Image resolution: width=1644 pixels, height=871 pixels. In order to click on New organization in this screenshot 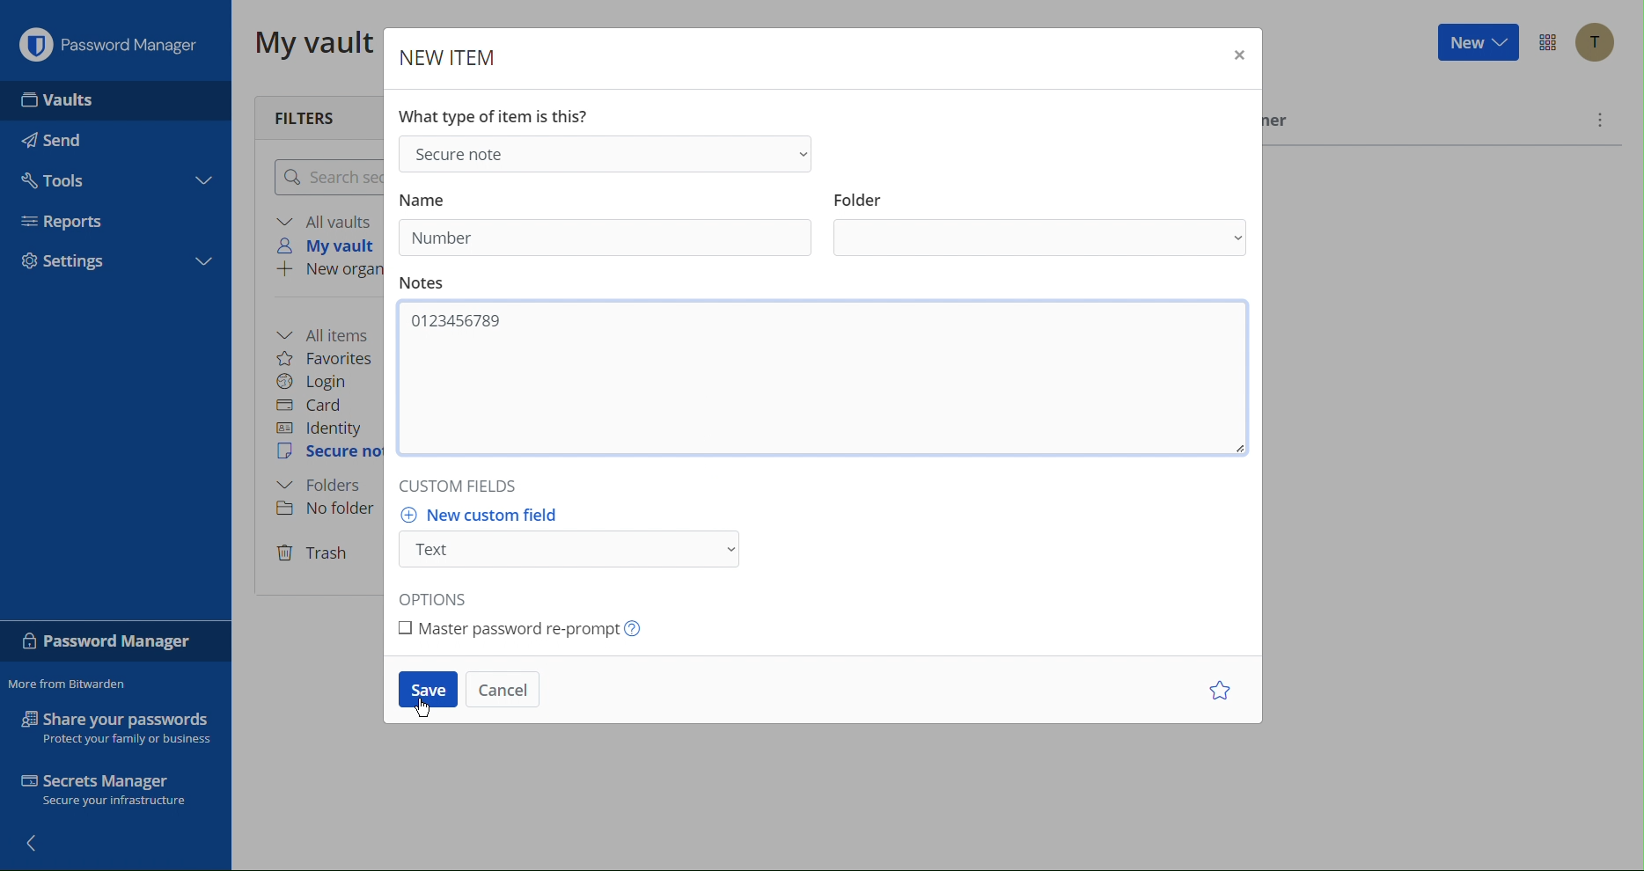, I will do `click(328, 271)`.